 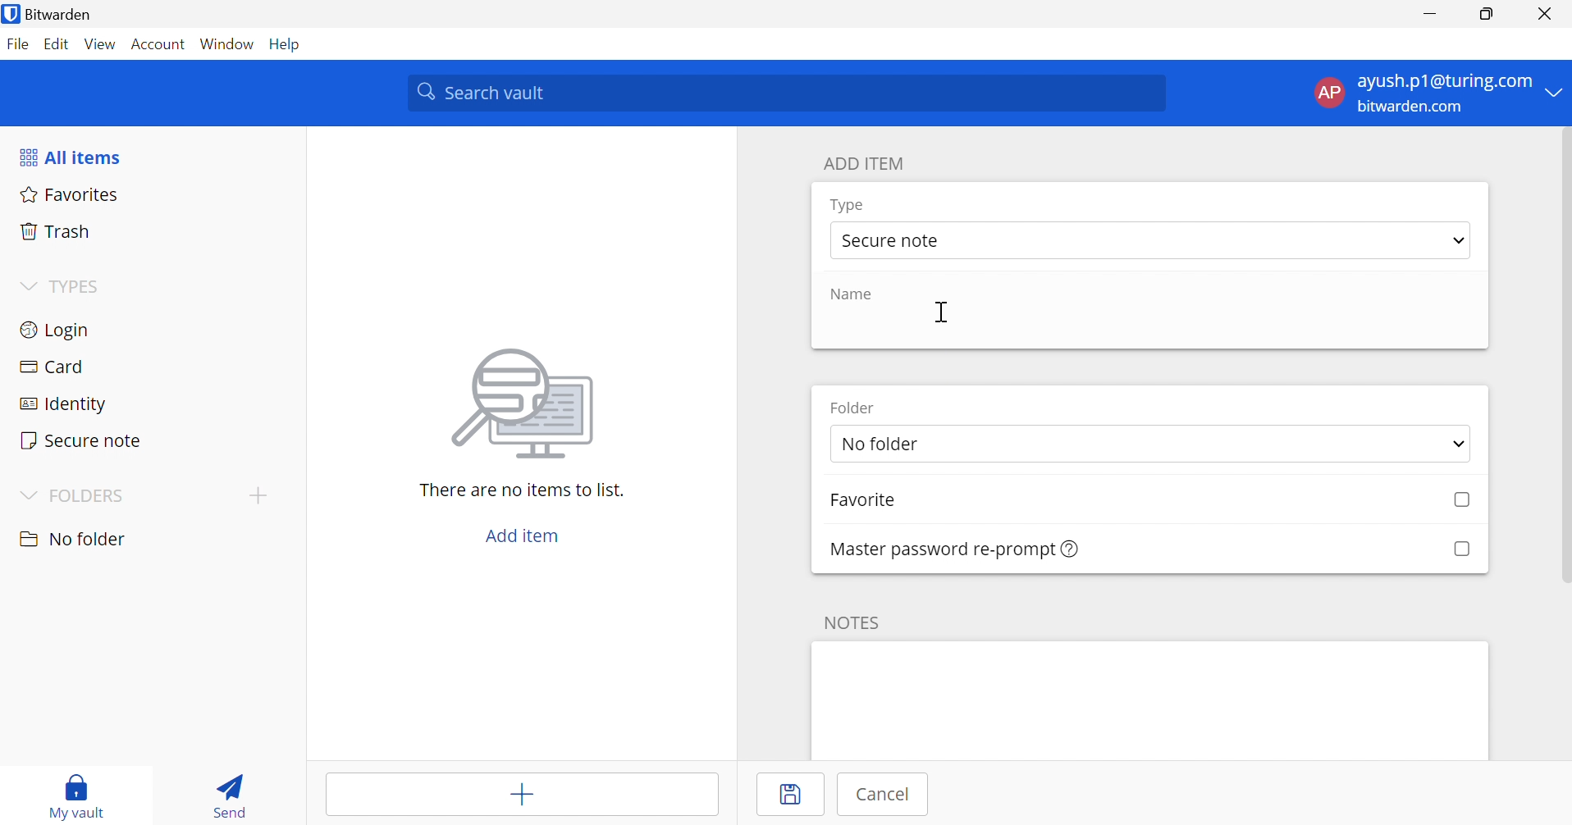 What do you see at coordinates (1543, 14) in the screenshot?
I see `Close` at bounding box center [1543, 14].